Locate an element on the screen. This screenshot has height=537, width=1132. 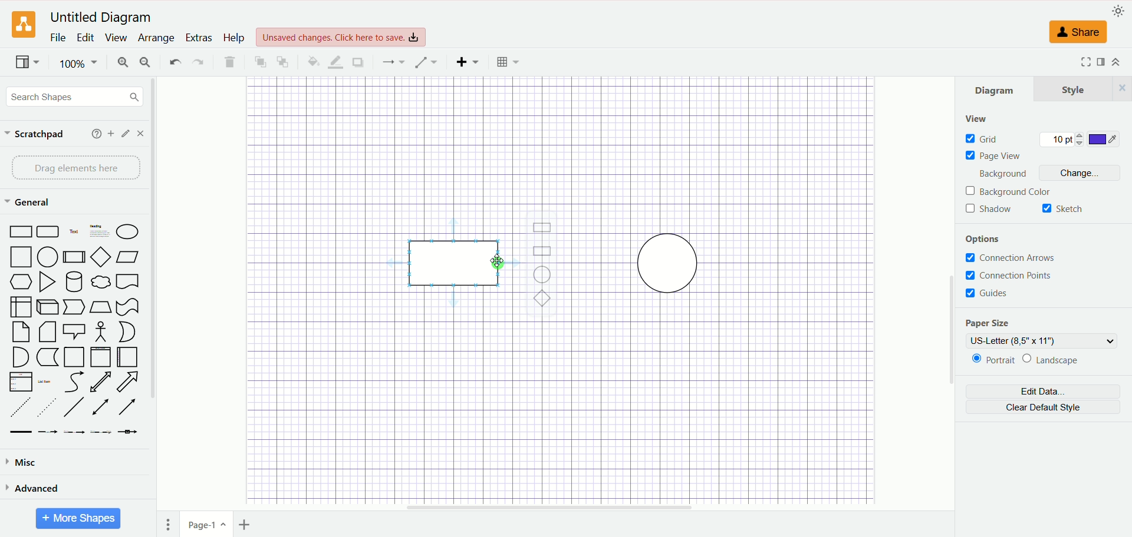
help is located at coordinates (94, 134).